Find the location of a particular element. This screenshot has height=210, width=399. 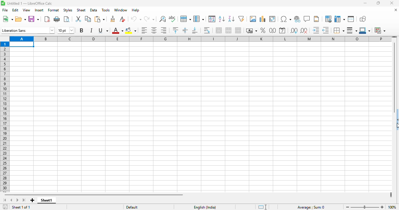

scroll to last sheet is located at coordinates (25, 200).